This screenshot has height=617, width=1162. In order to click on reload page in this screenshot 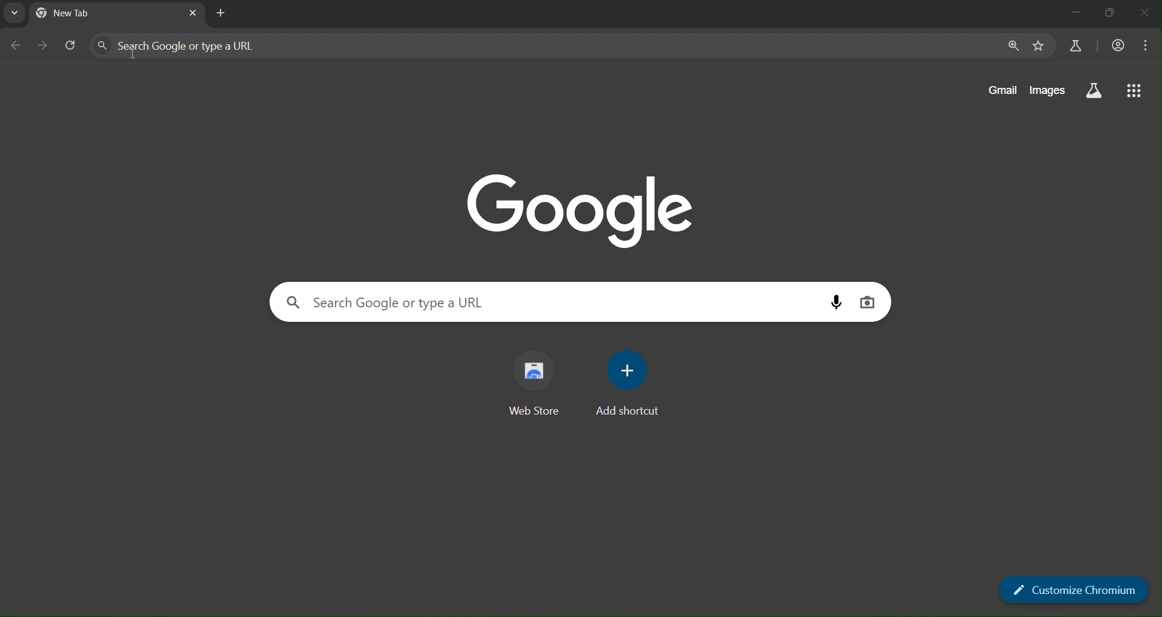, I will do `click(72, 46)`.